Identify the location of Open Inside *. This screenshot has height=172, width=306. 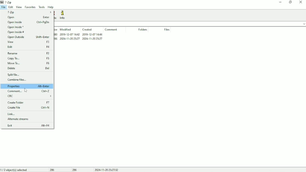
(17, 27).